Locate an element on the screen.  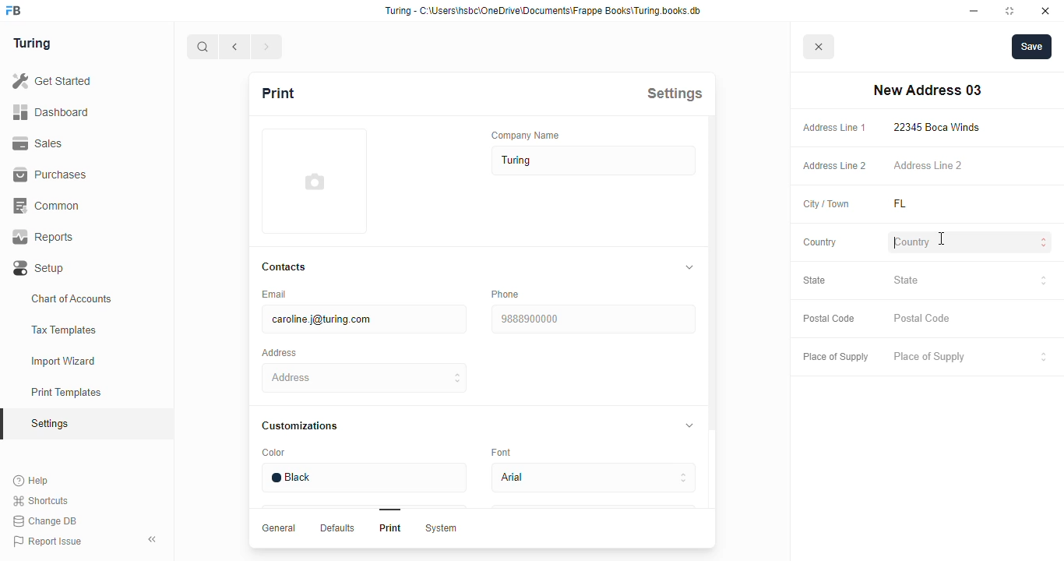
System is located at coordinates (440, 528).